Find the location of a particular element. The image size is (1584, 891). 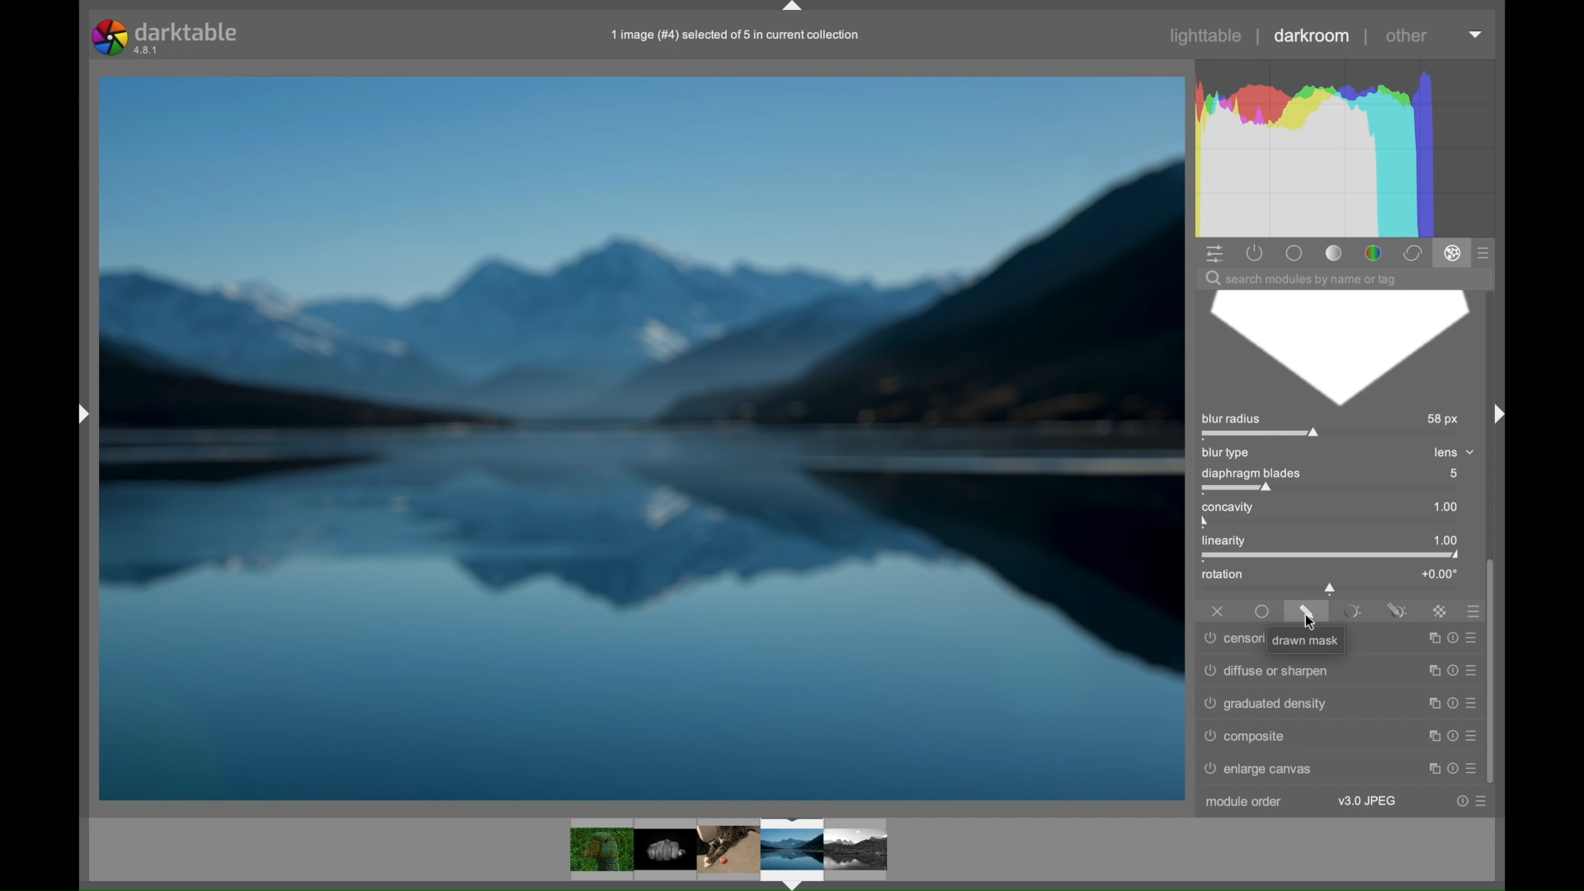

photo  is located at coordinates (642, 436).